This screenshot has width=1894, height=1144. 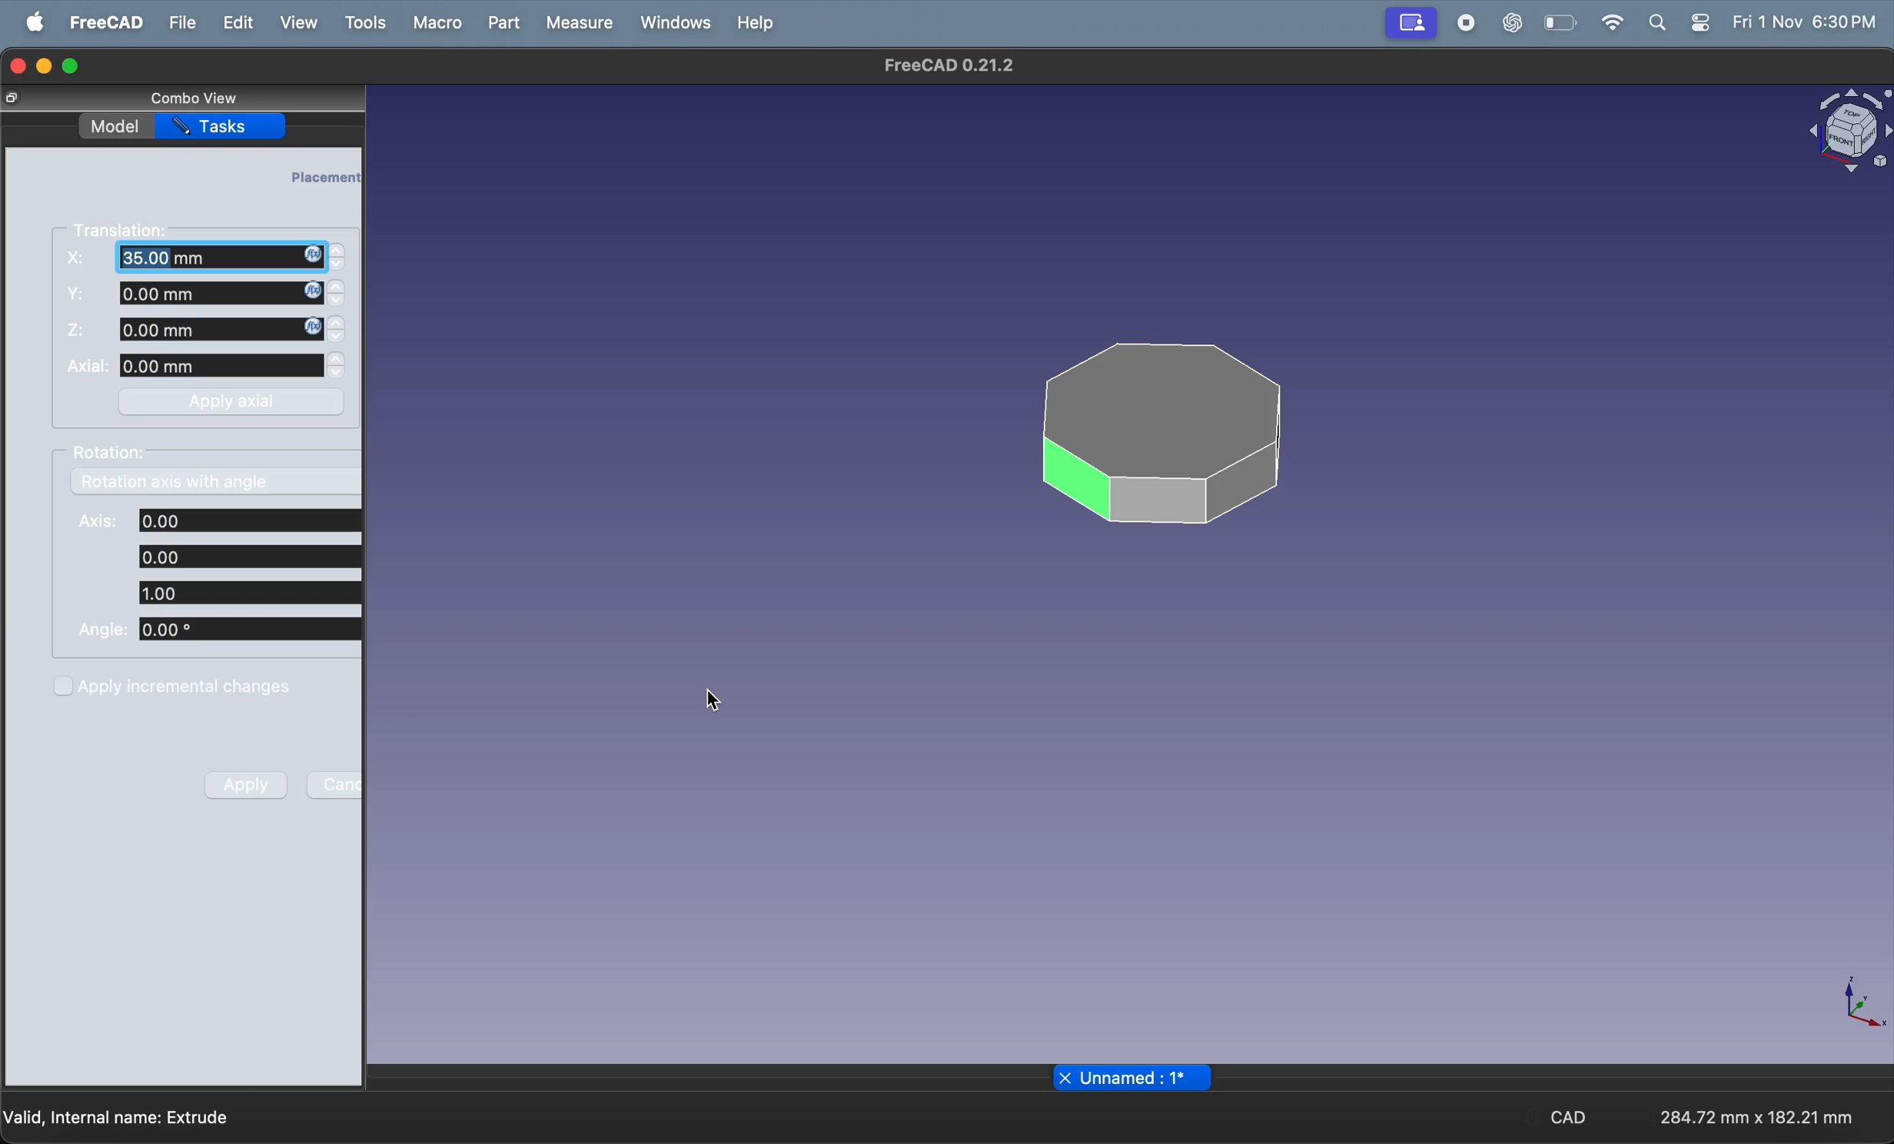 I want to click on down, so click(x=337, y=267).